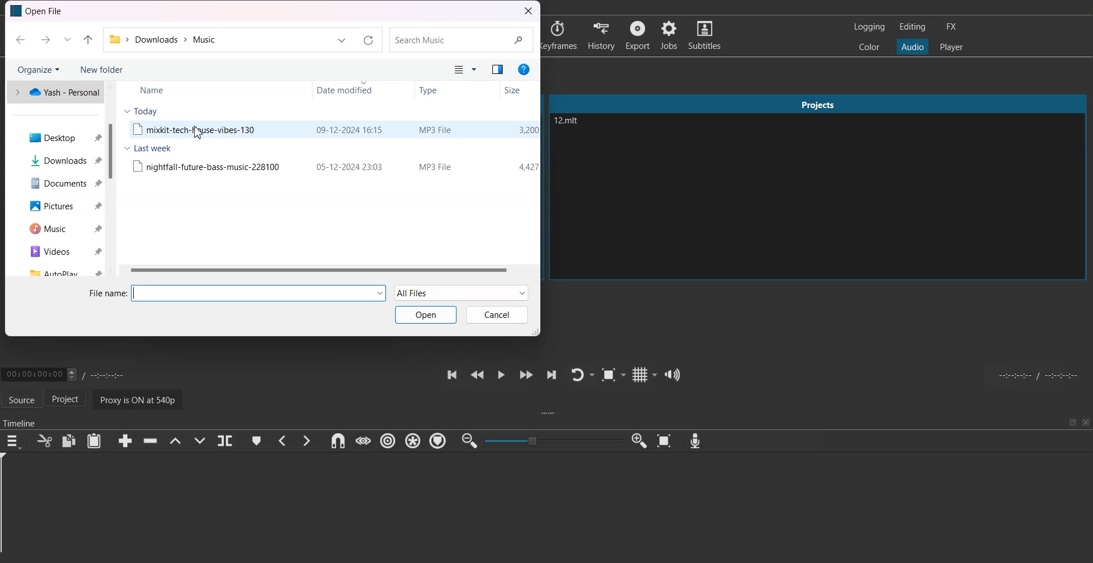 The width and height of the screenshot is (1093, 563). Describe the element at coordinates (201, 134) in the screenshot. I see `cursor` at that location.